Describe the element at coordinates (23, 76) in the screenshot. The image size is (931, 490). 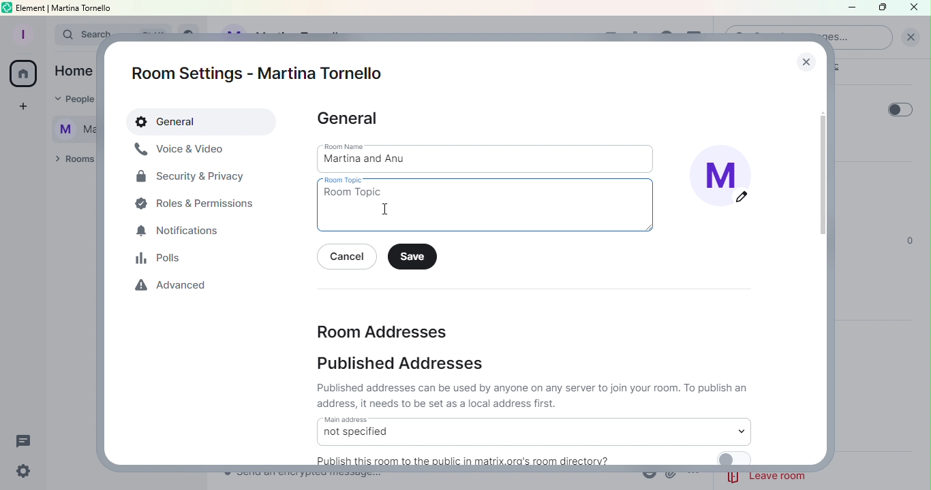
I see `Home` at that location.